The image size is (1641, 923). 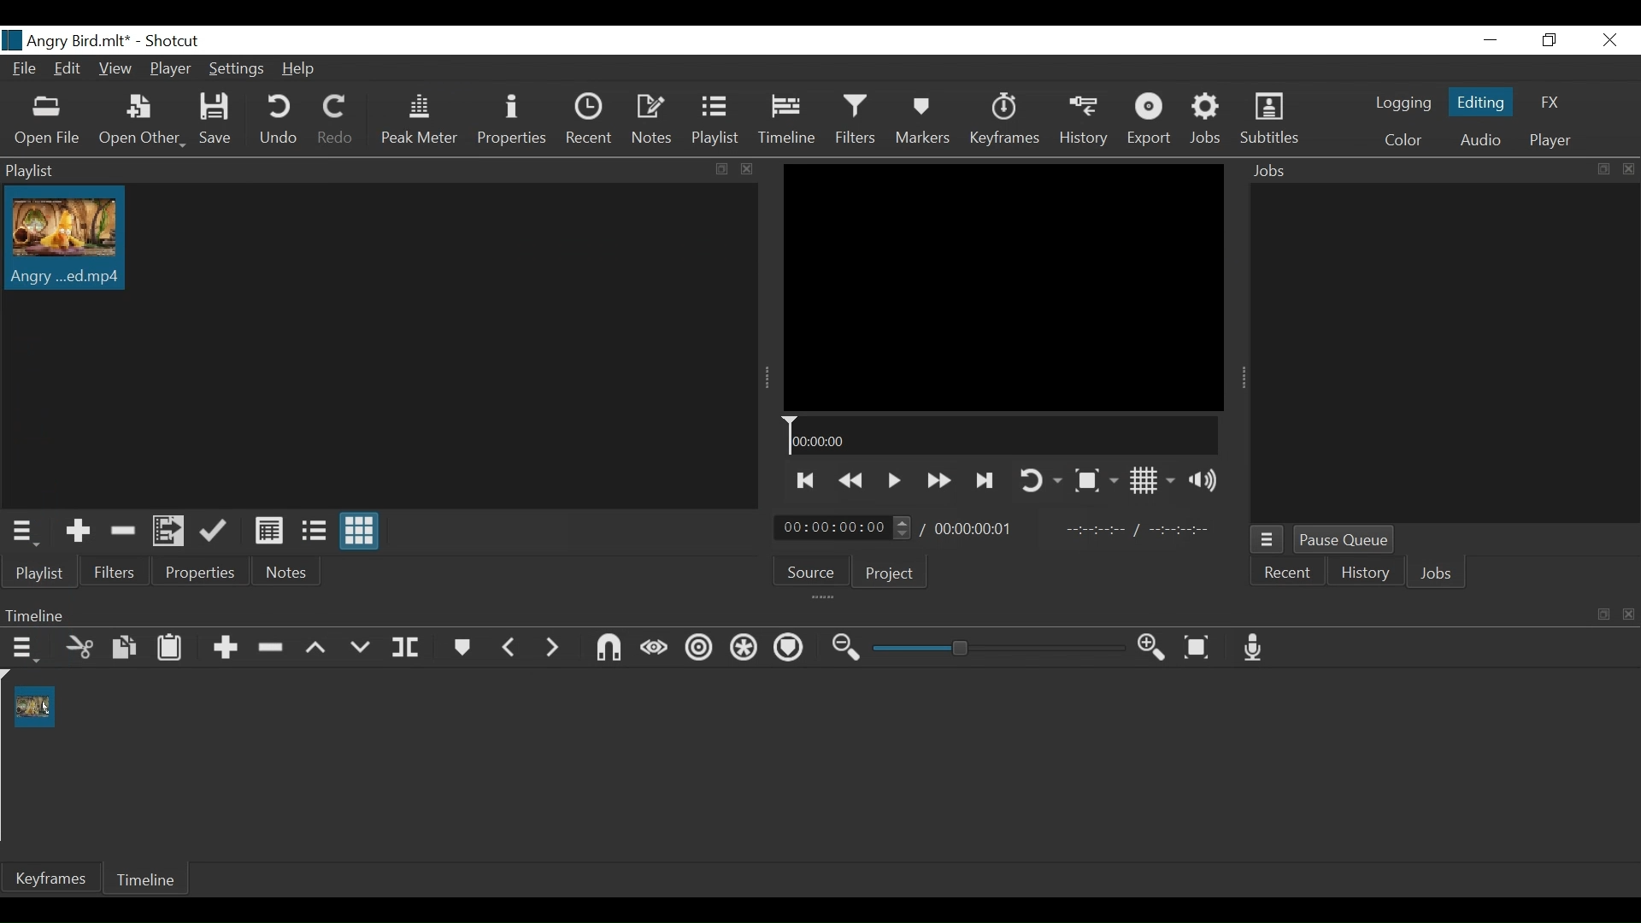 I want to click on Properties, so click(x=202, y=568).